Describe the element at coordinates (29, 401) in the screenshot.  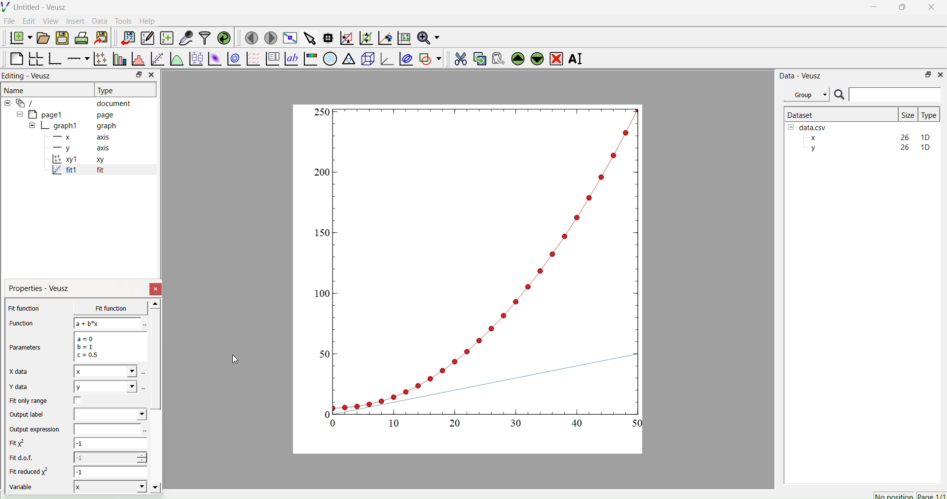
I see `Fit only range` at that location.